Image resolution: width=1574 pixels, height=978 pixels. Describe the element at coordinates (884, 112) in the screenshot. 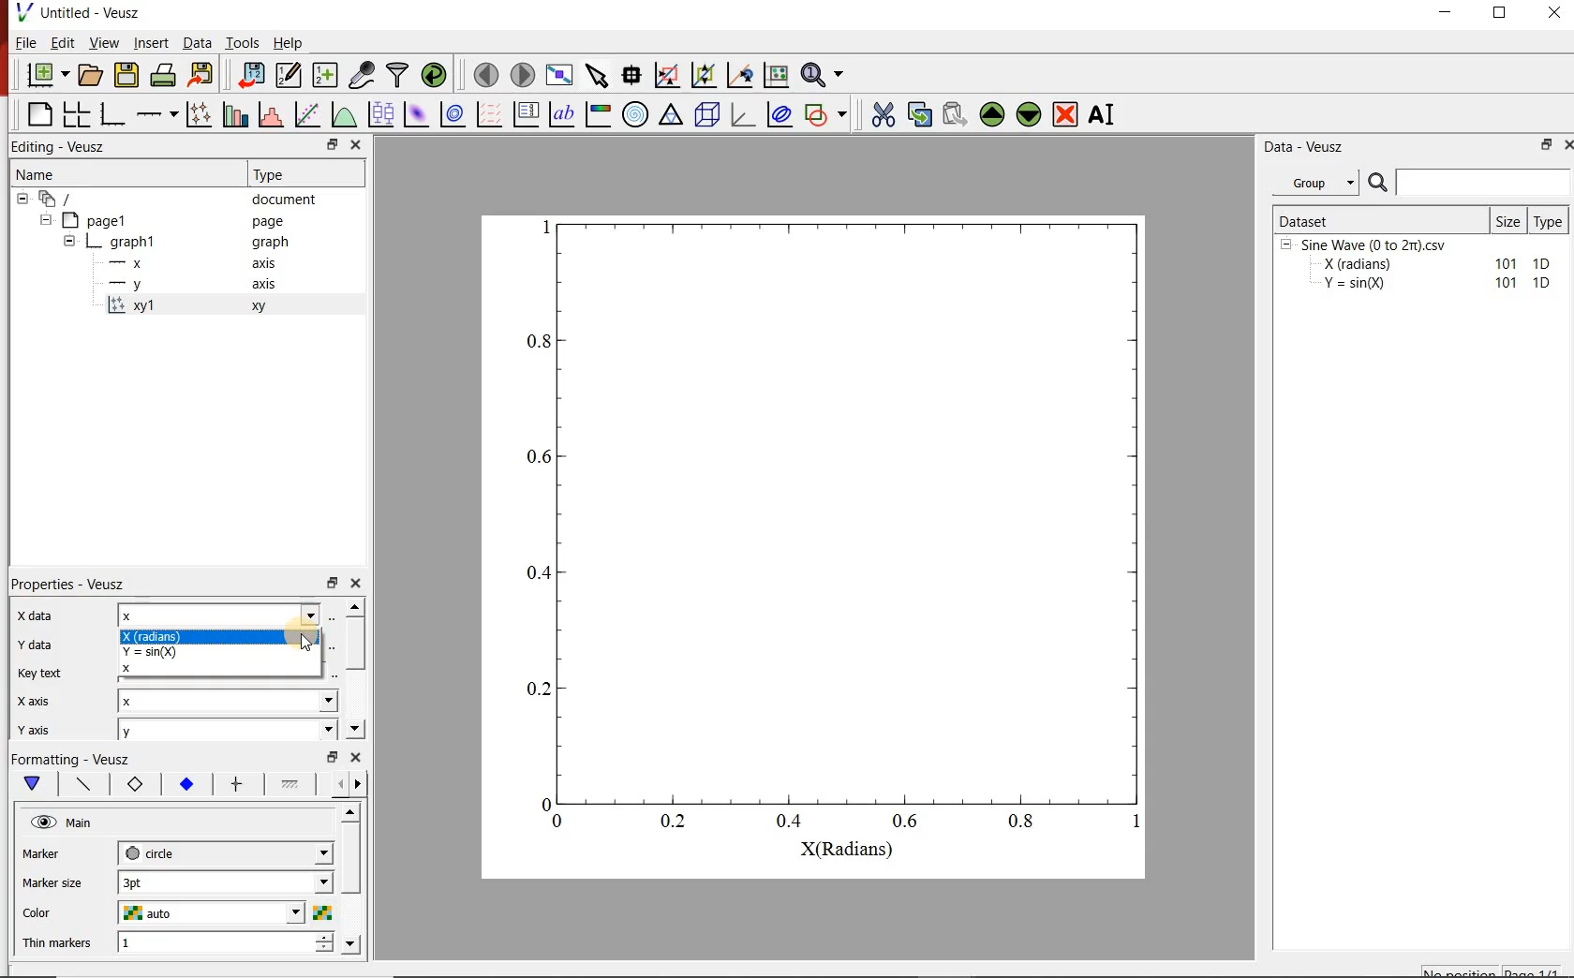

I see `cut` at that location.